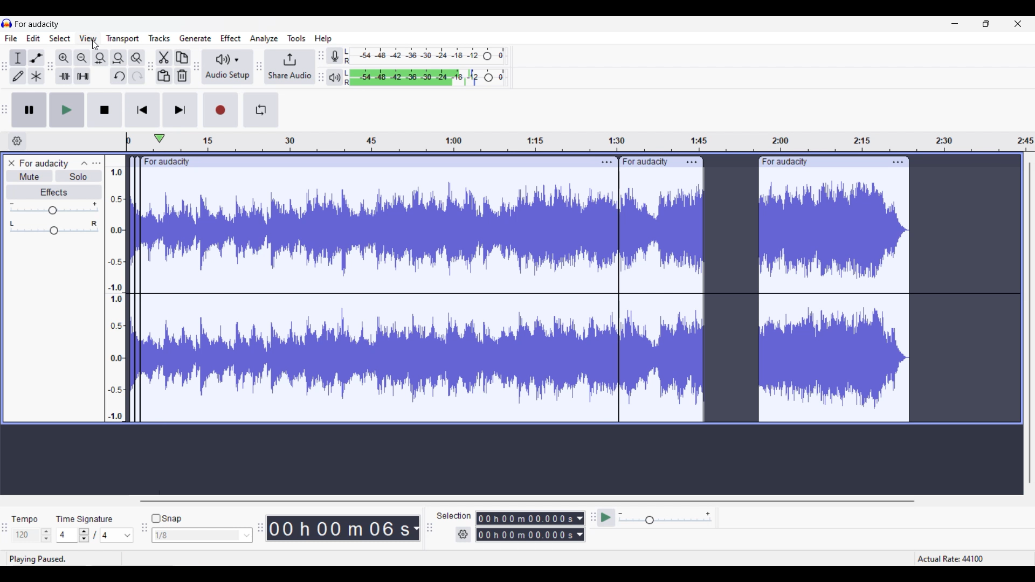 This screenshot has width=1035, height=582. I want to click on Minimize, so click(955, 24).